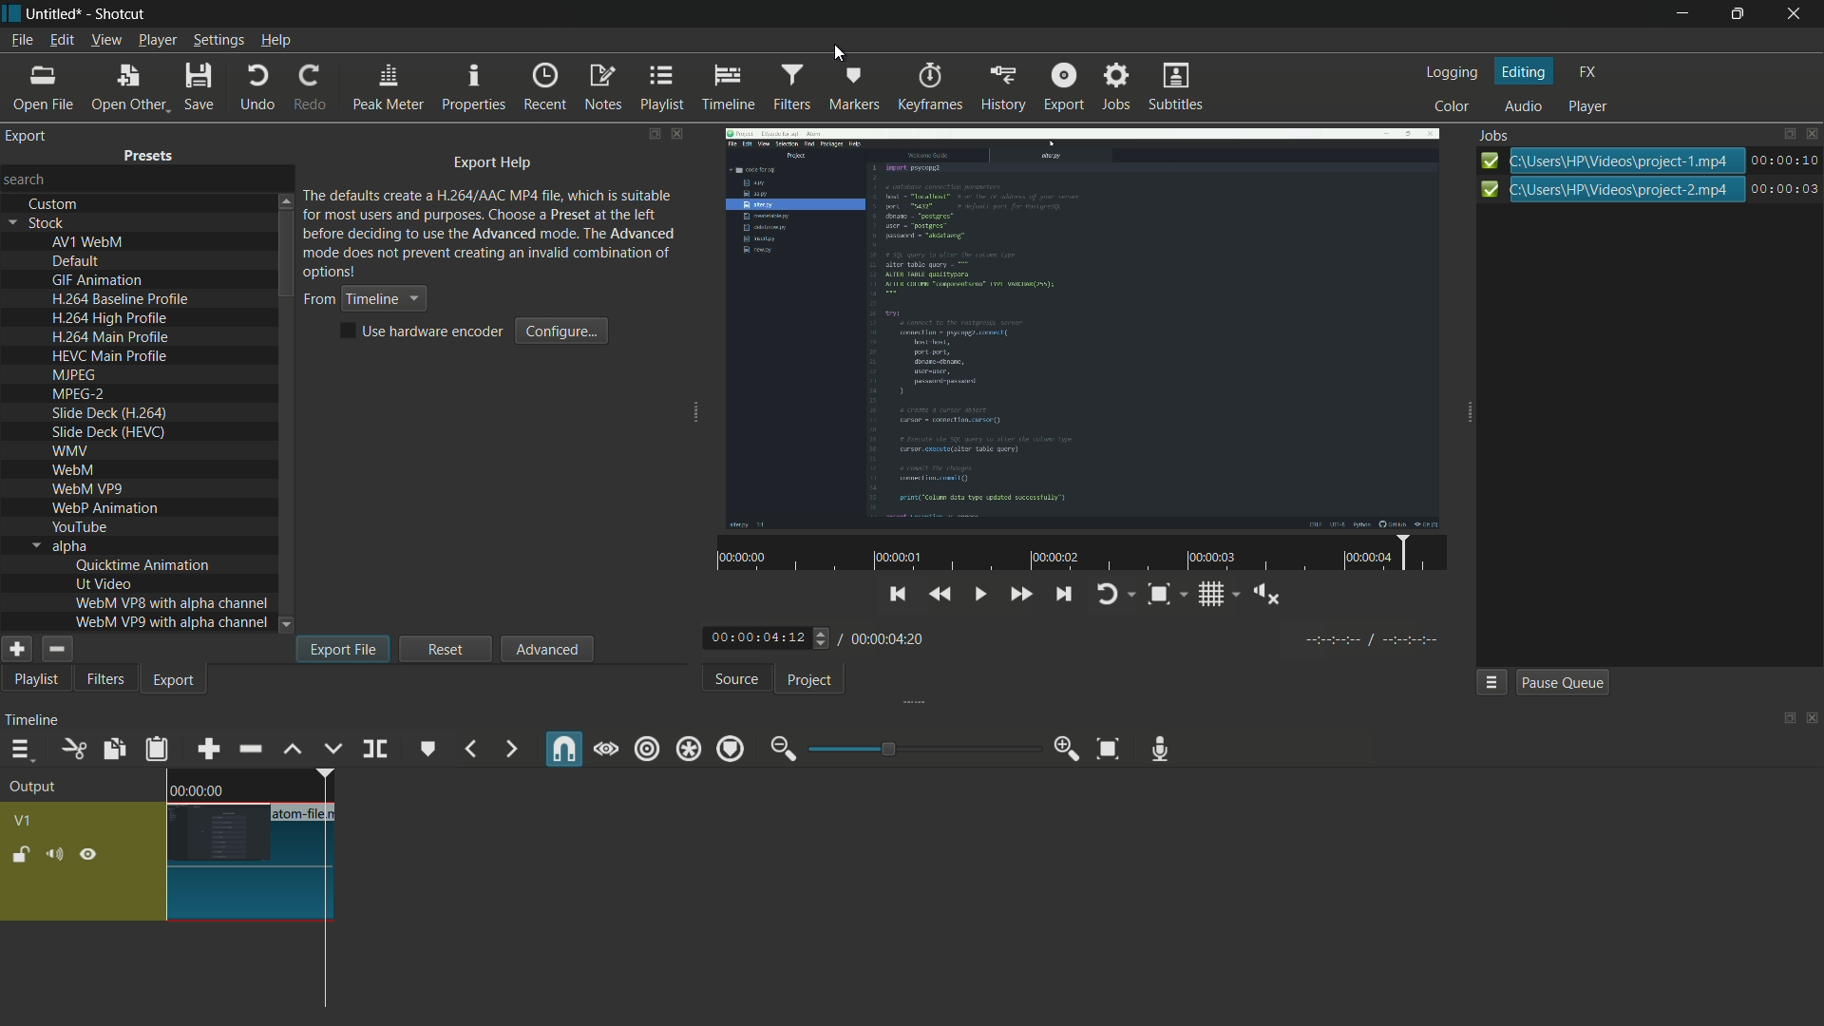  Describe the element at coordinates (107, 431) in the screenshot. I see `slide deck(hevc)` at that location.